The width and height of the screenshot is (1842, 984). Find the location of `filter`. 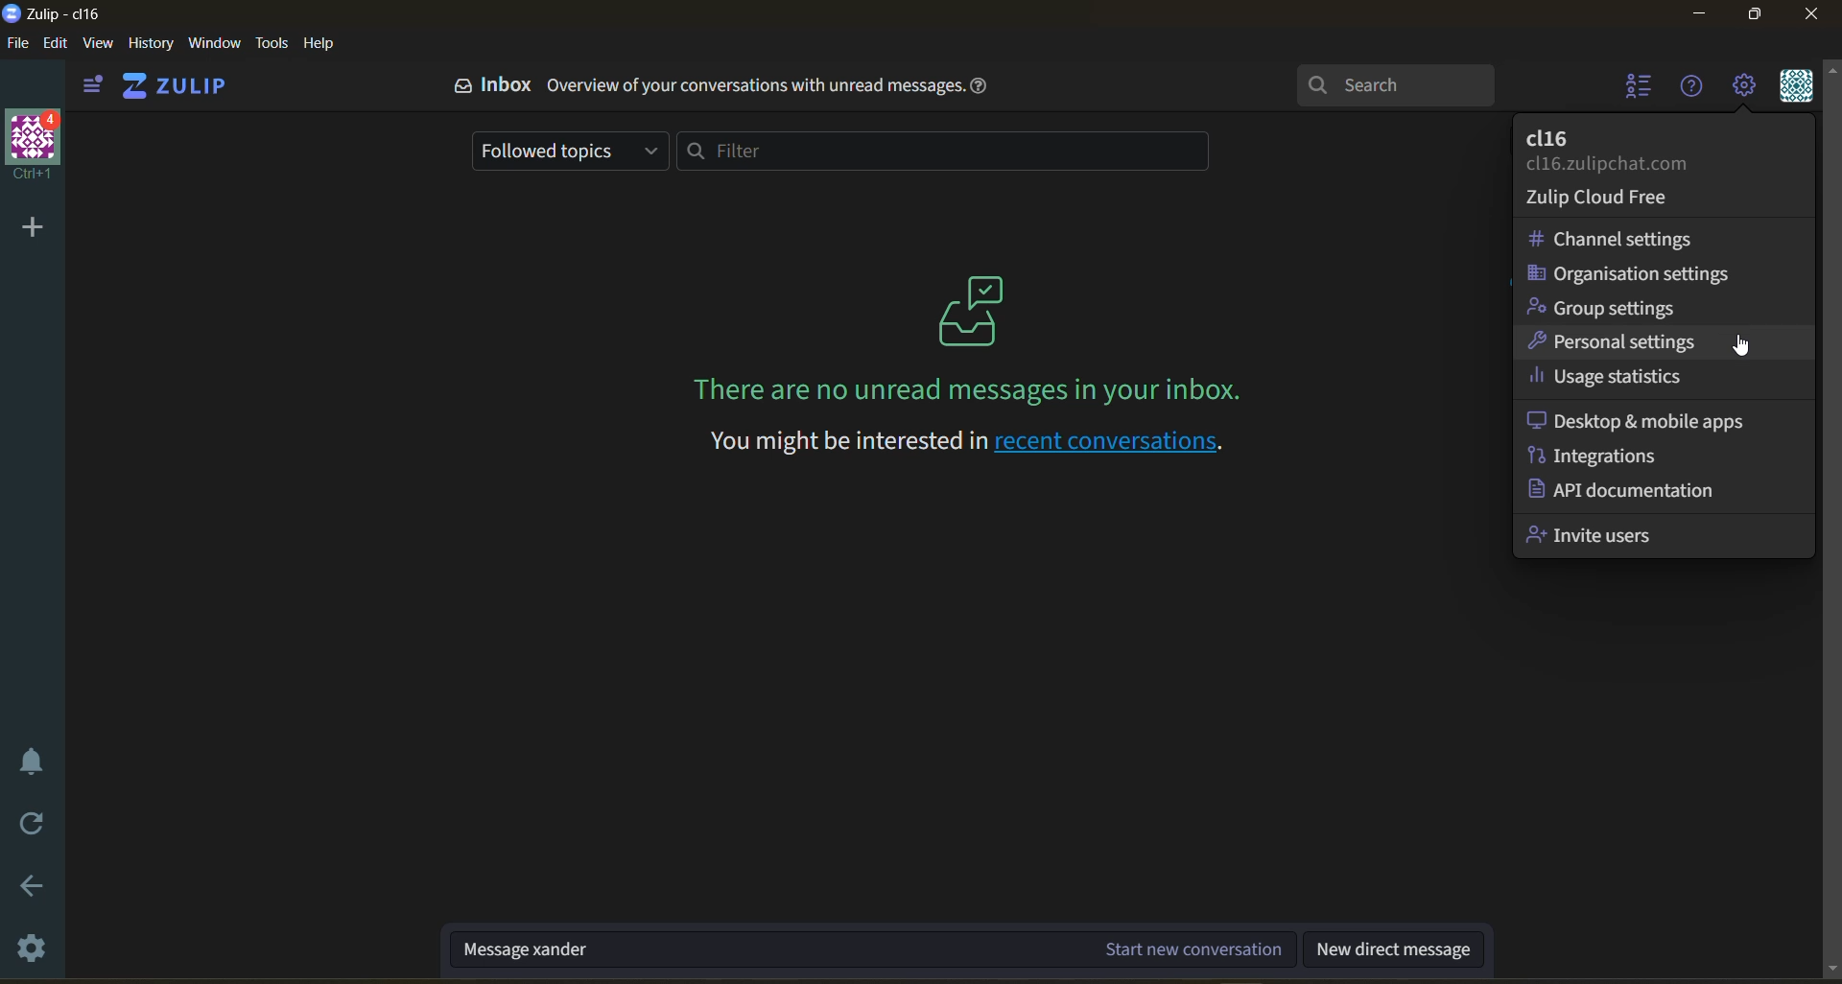

filter is located at coordinates (936, 152).